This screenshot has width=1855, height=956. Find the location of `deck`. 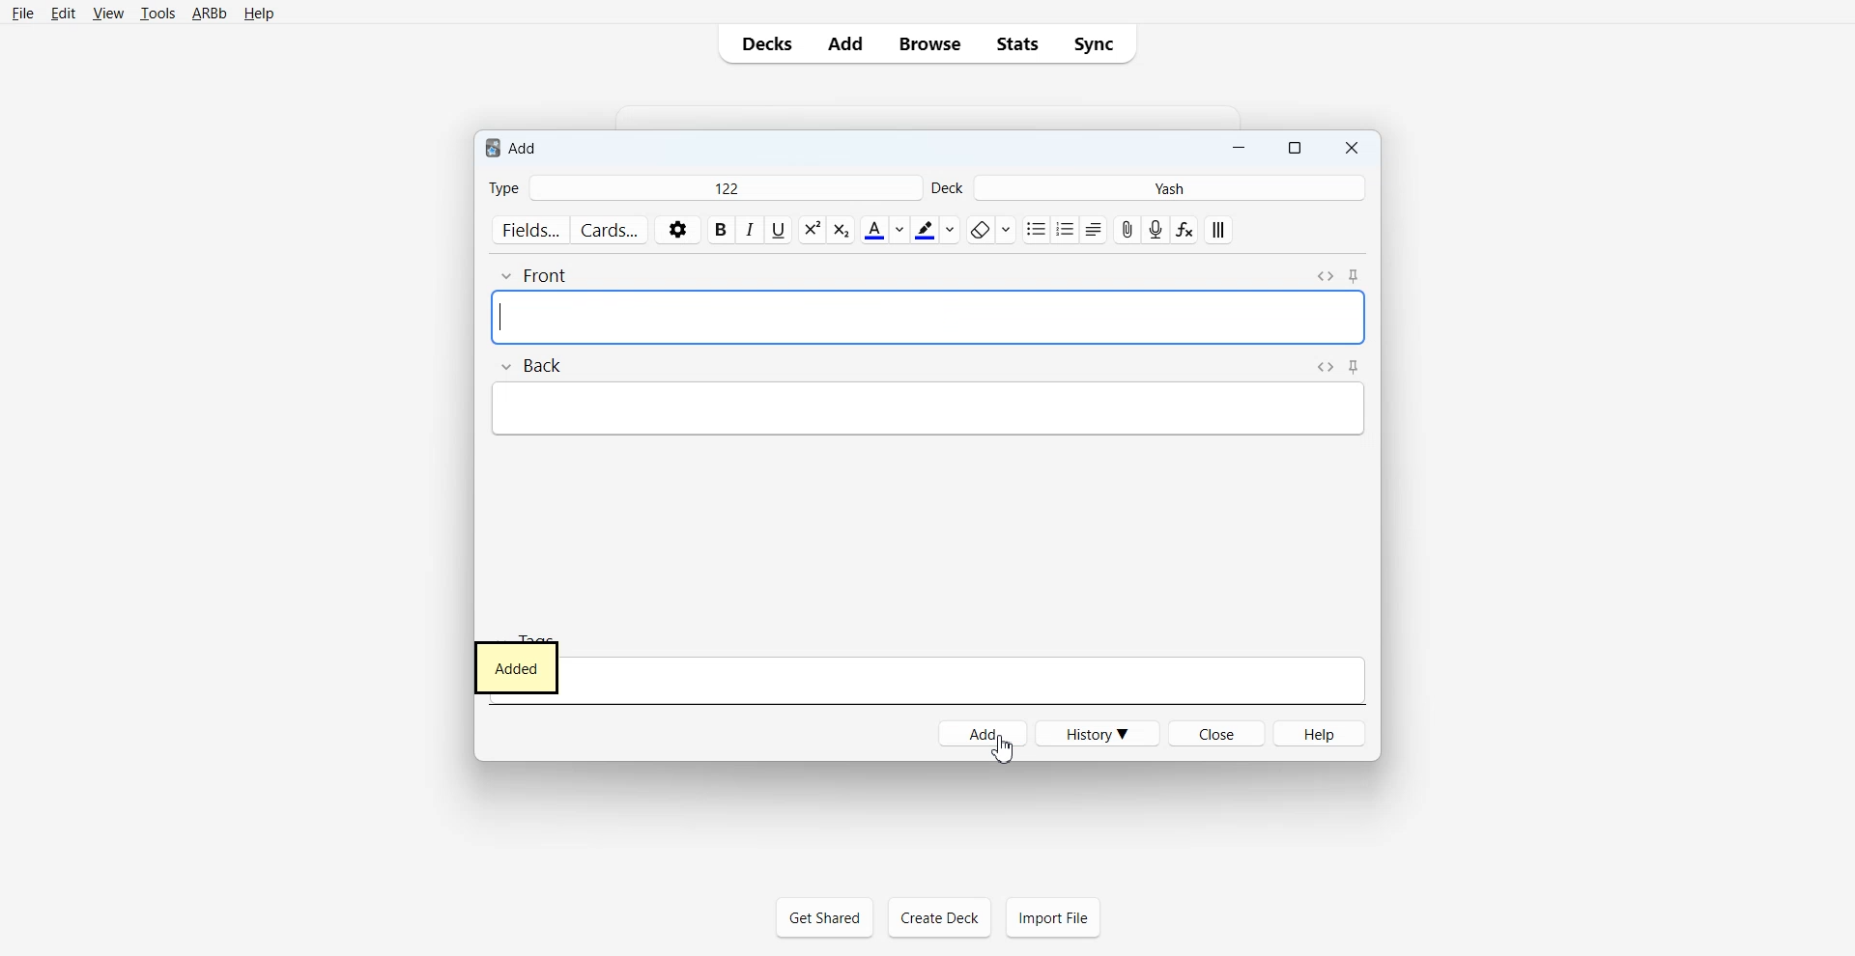

deck is located at coordinates (952, 185).